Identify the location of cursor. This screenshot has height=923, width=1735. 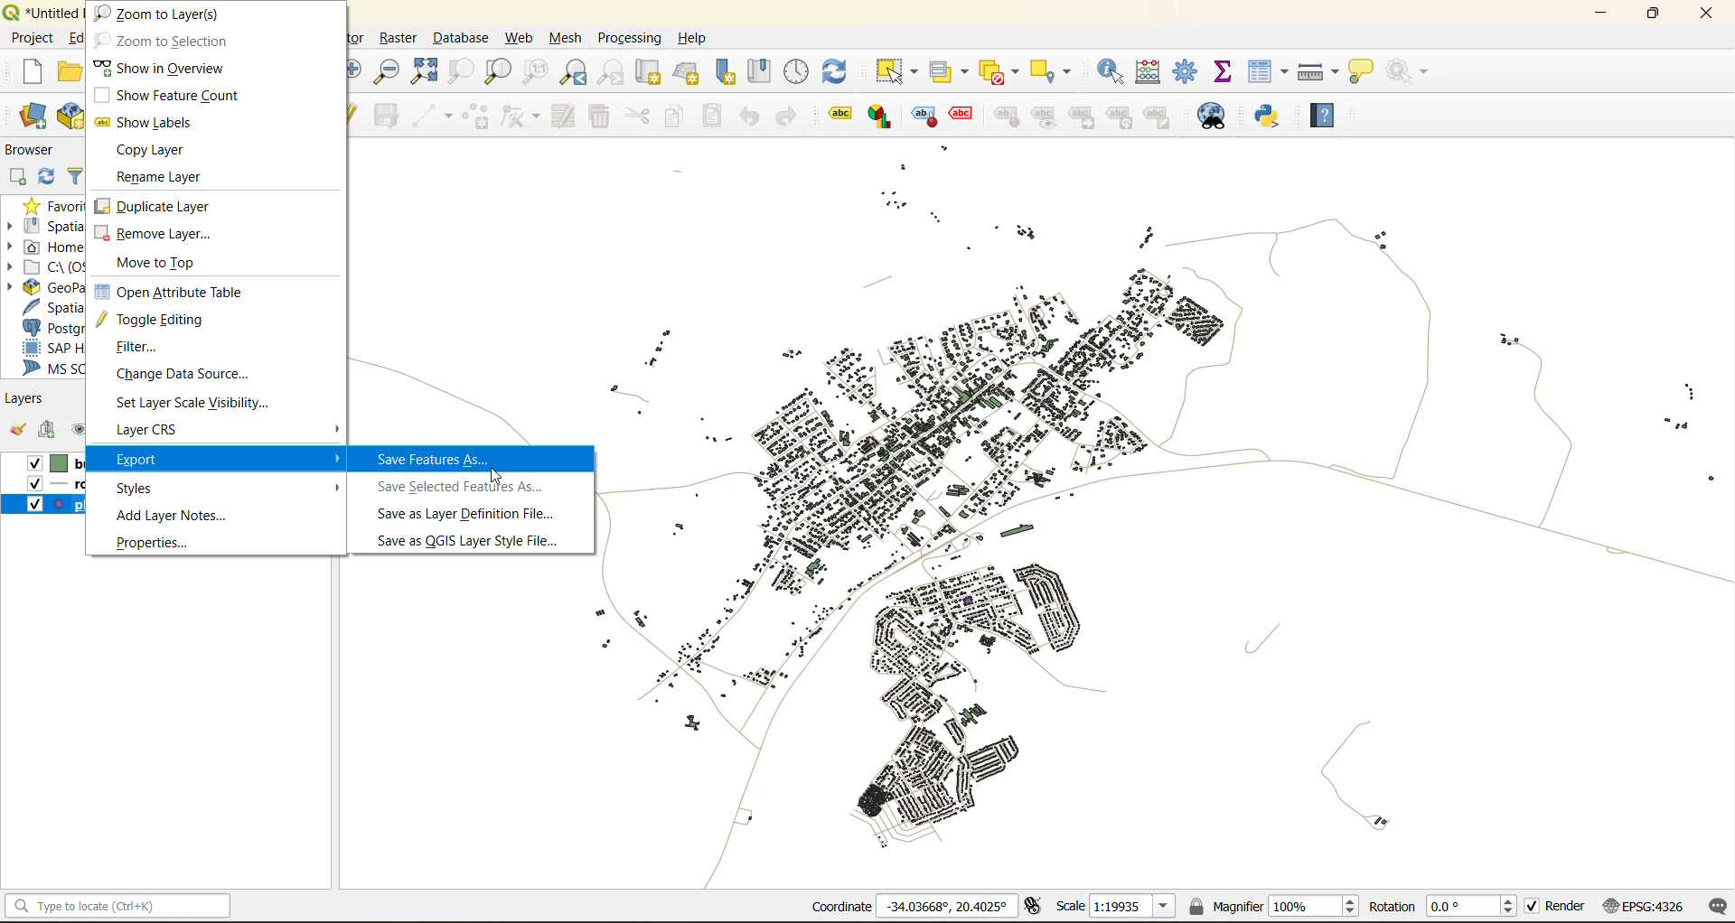
(499, 478).